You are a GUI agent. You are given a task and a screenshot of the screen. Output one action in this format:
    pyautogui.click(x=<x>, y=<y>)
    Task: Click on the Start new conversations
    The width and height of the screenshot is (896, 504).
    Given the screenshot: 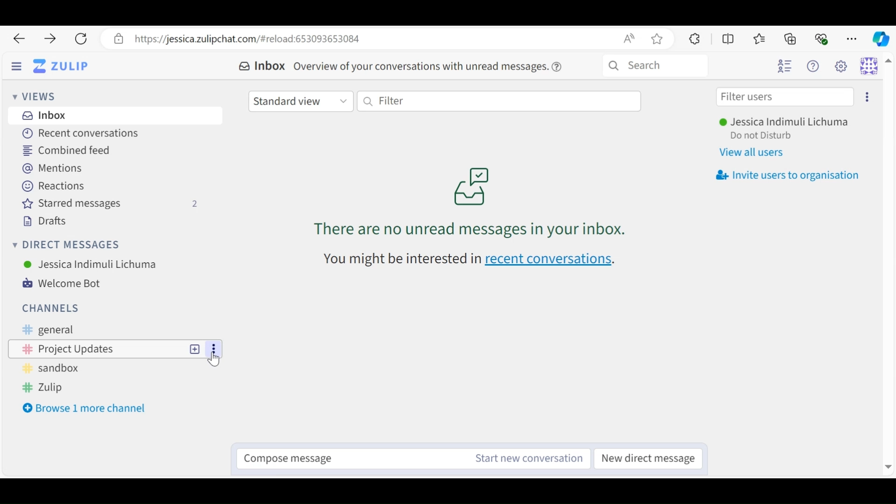 What is the action you would take?
    pyautogui.click(x=525, y=458)
    